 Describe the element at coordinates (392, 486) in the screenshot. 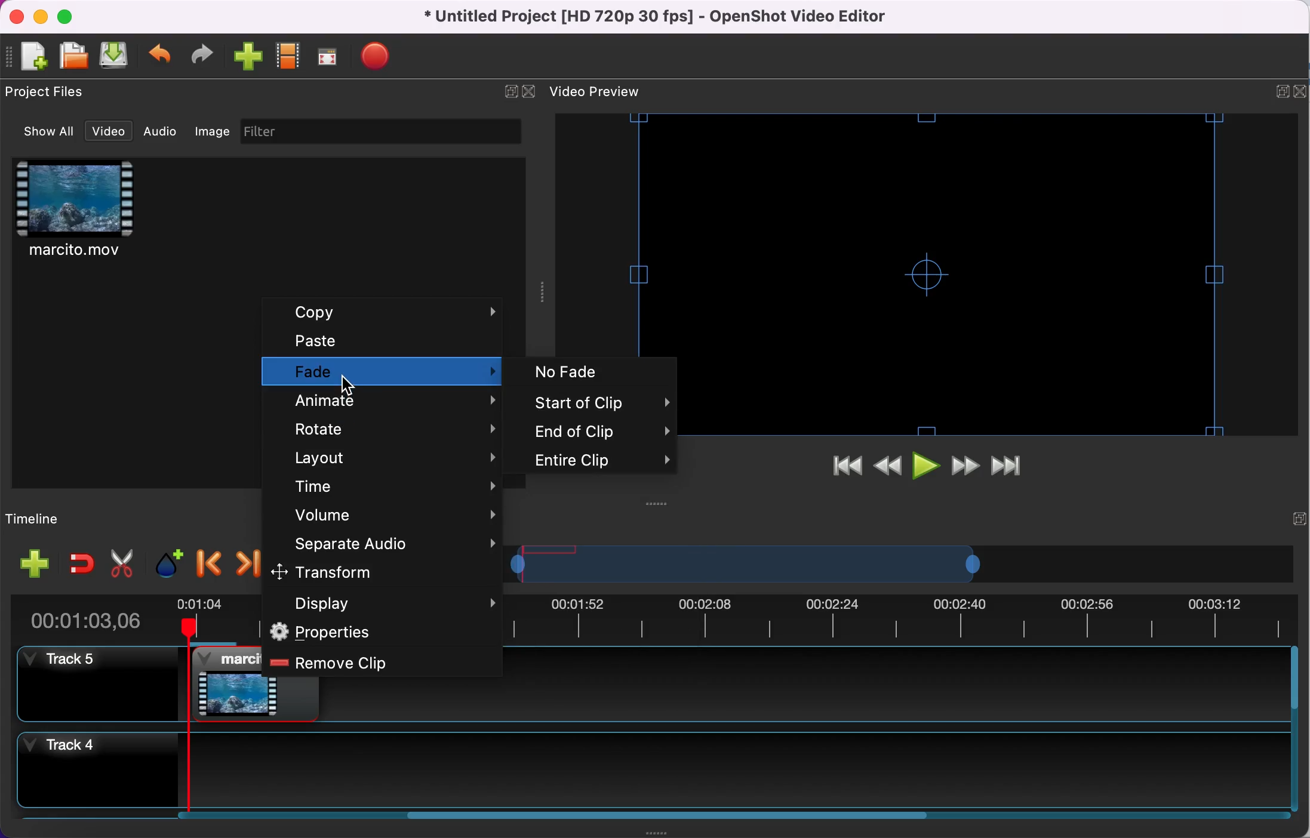

I see `time` at that location.